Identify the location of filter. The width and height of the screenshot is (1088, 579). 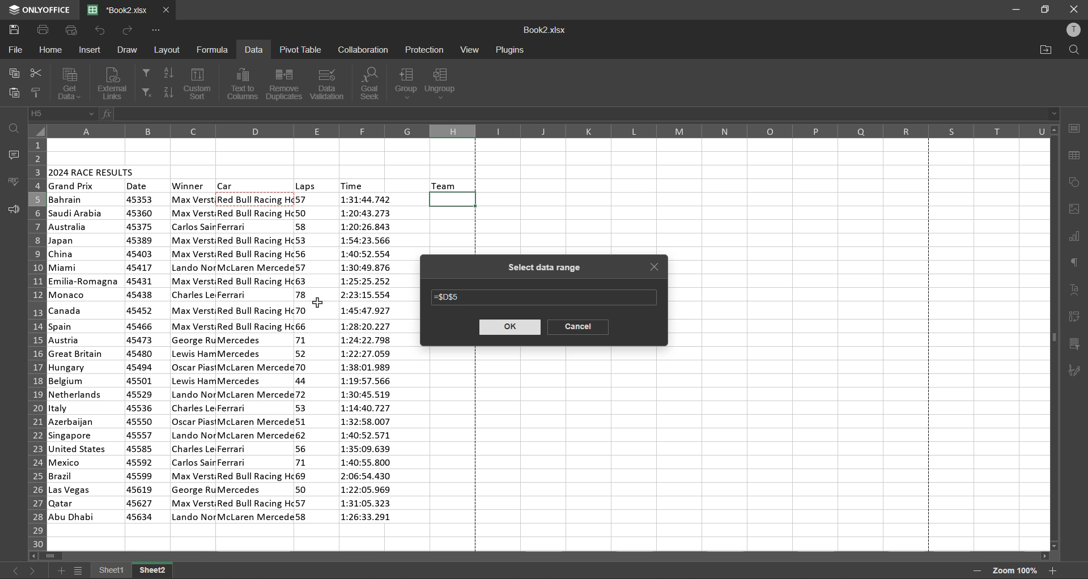
(145, 71).